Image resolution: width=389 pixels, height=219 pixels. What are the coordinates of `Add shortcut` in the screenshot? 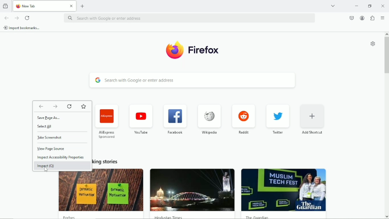 It's located at (313, 119).